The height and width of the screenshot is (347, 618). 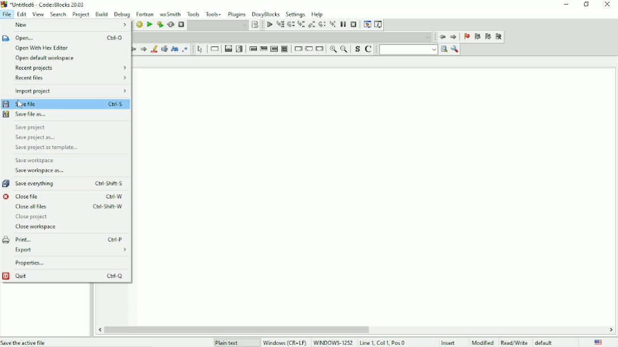 I want to click on Build and run, so click(x=160, y=24).